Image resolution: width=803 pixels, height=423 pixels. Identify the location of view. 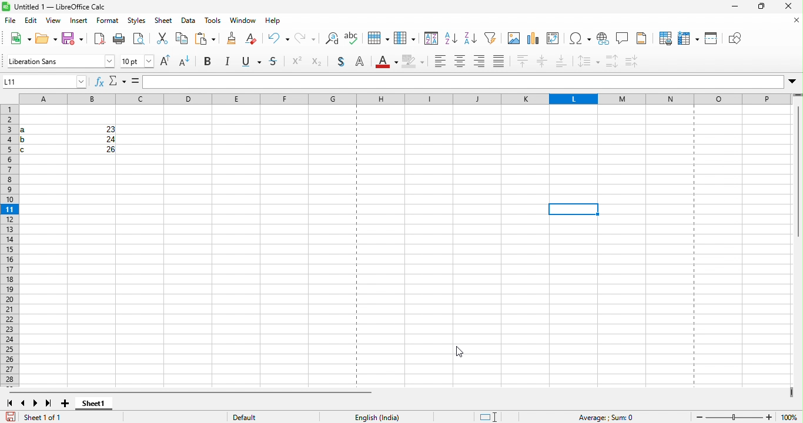
(54, 22).